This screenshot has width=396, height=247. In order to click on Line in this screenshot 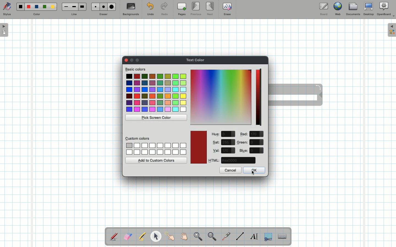, I will do `click(74, 15)`.